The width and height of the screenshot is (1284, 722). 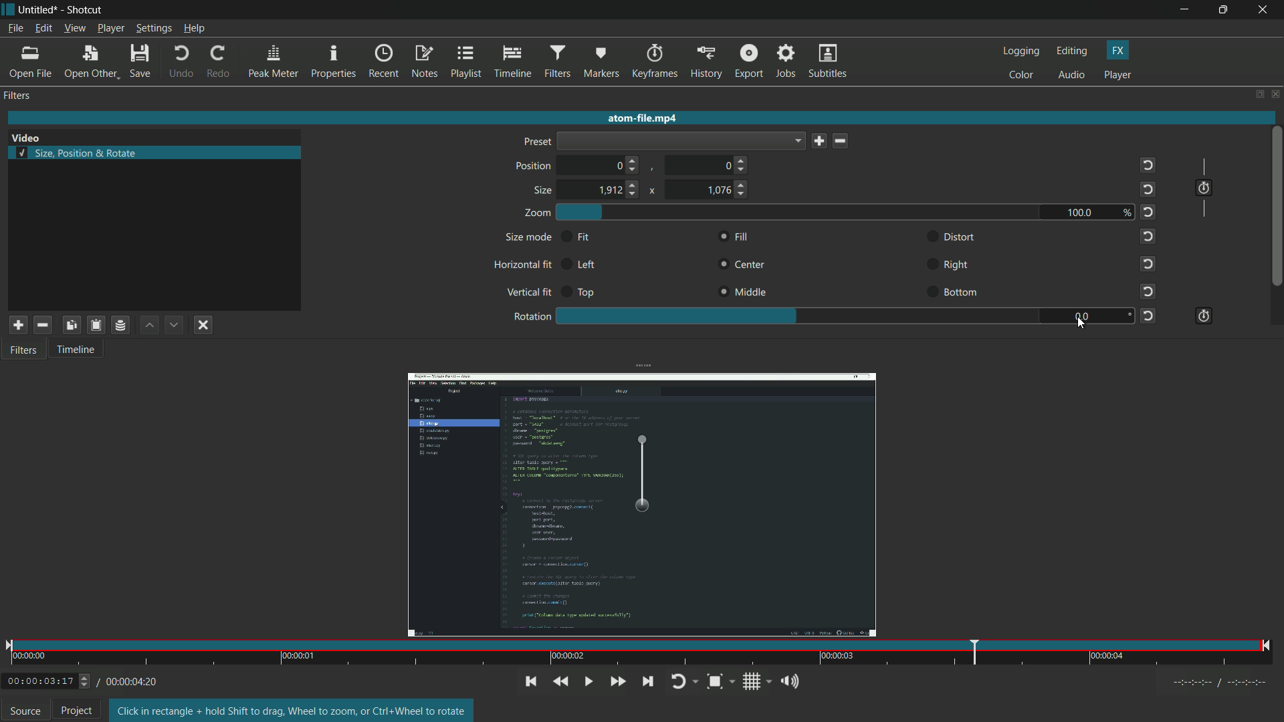 I want to click on audio, so click(x=1073, y=76).